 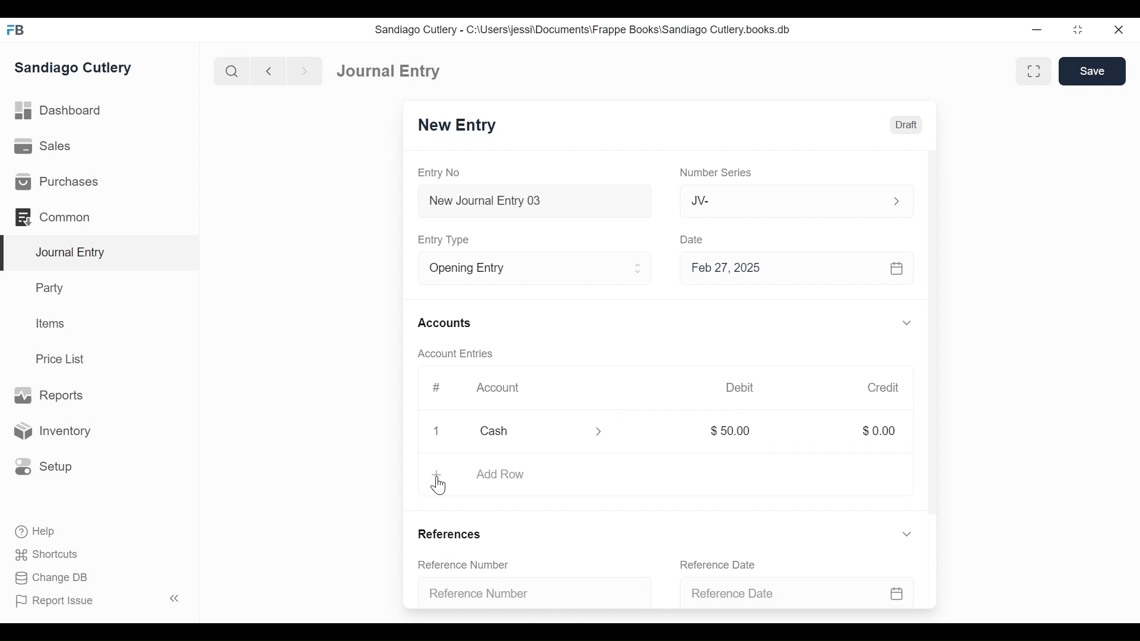 I want to click on Reference Date, so click(x=799, y=592).